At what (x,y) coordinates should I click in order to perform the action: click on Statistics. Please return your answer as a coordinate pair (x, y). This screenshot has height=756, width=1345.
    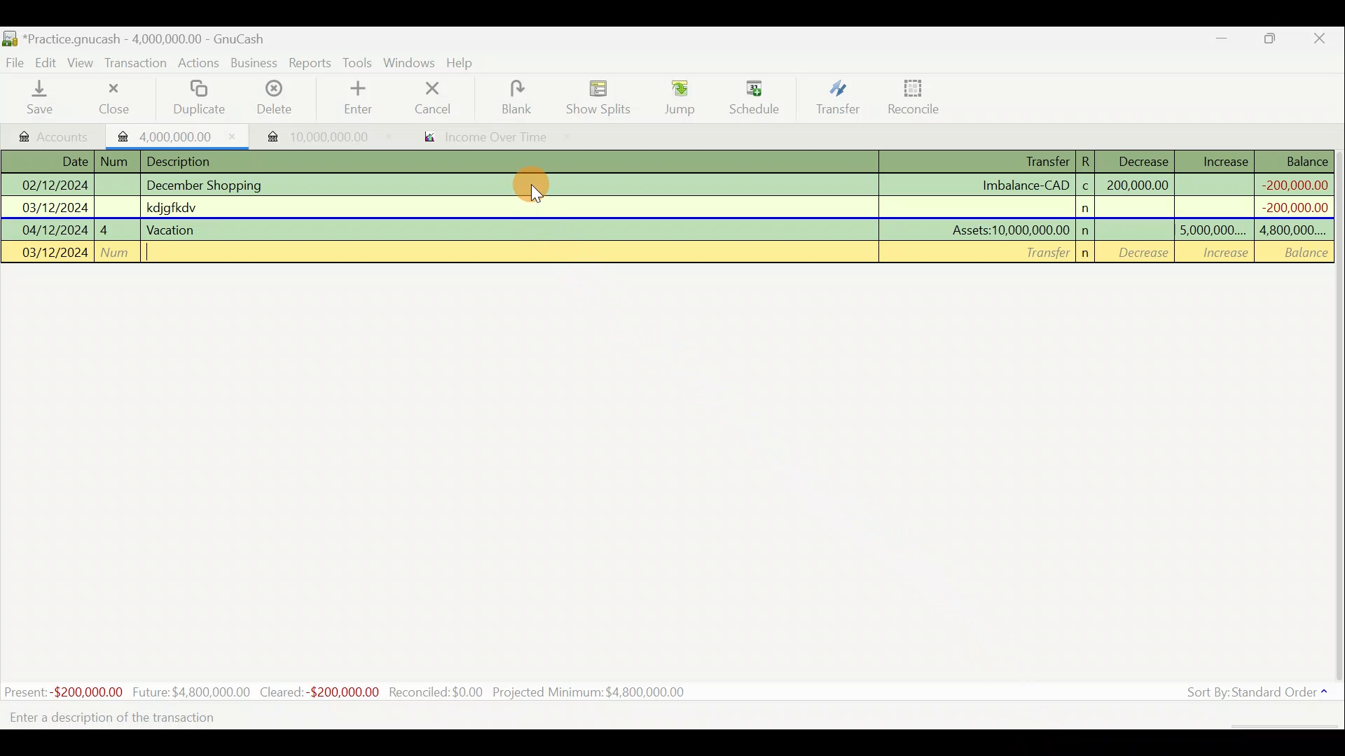
    Looking at the image, I should click on (350, 691).